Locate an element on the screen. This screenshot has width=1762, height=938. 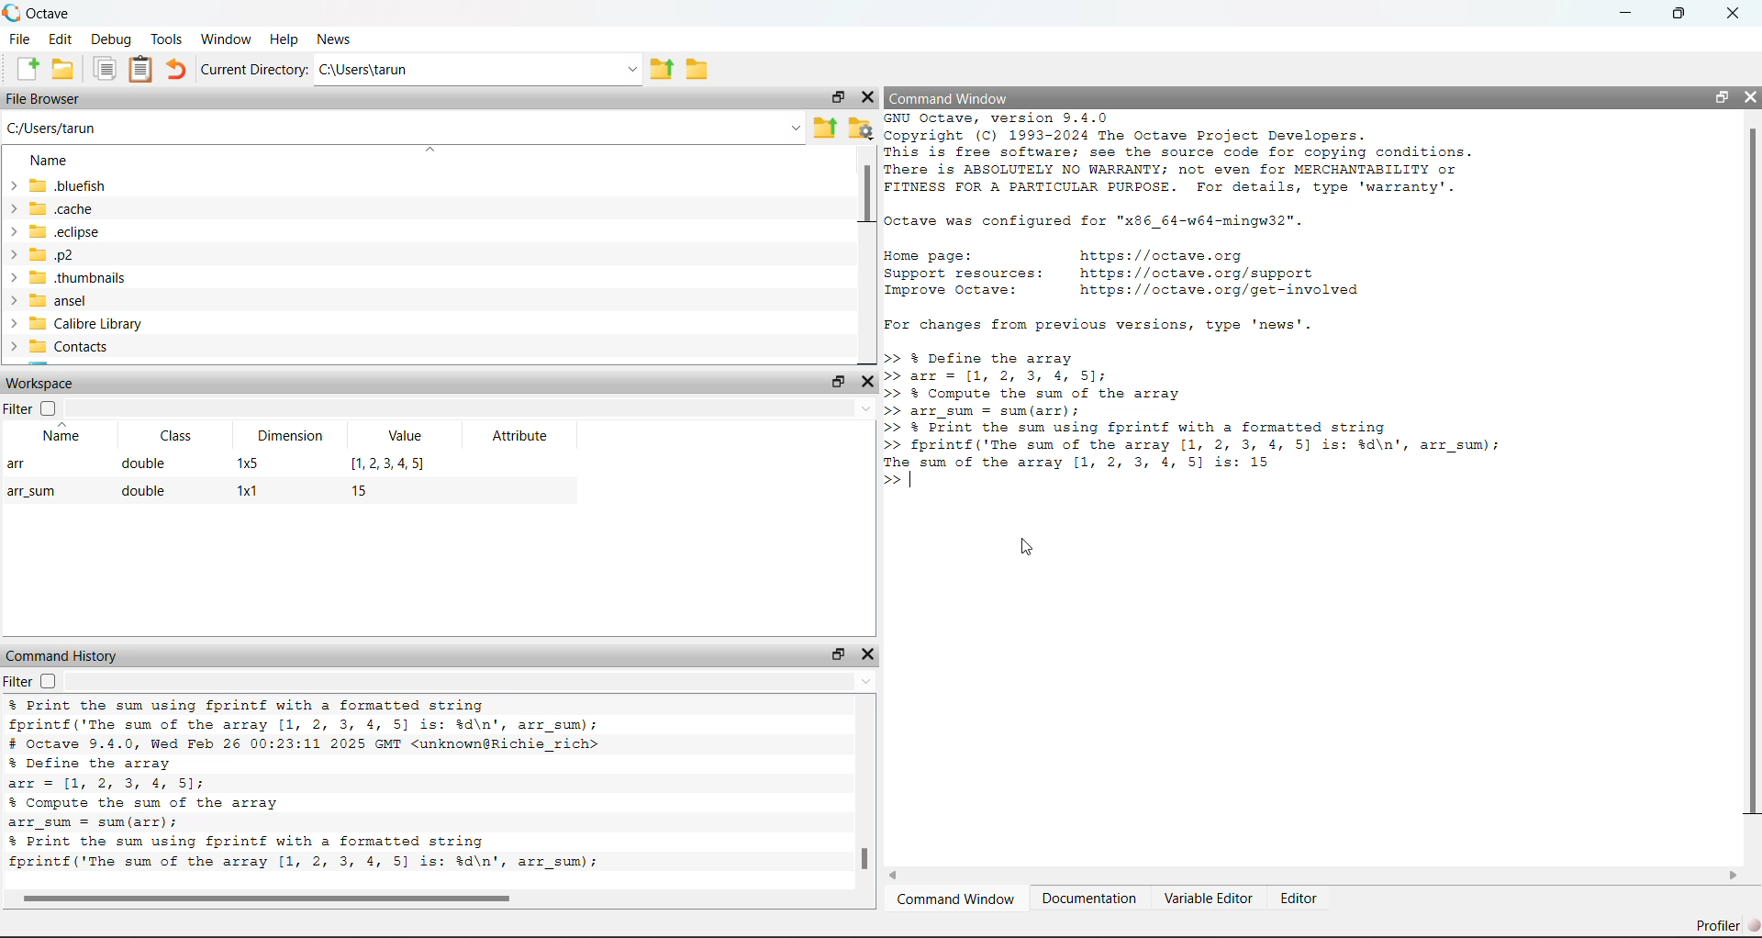
Maximize is located at coordinates (837, 653).